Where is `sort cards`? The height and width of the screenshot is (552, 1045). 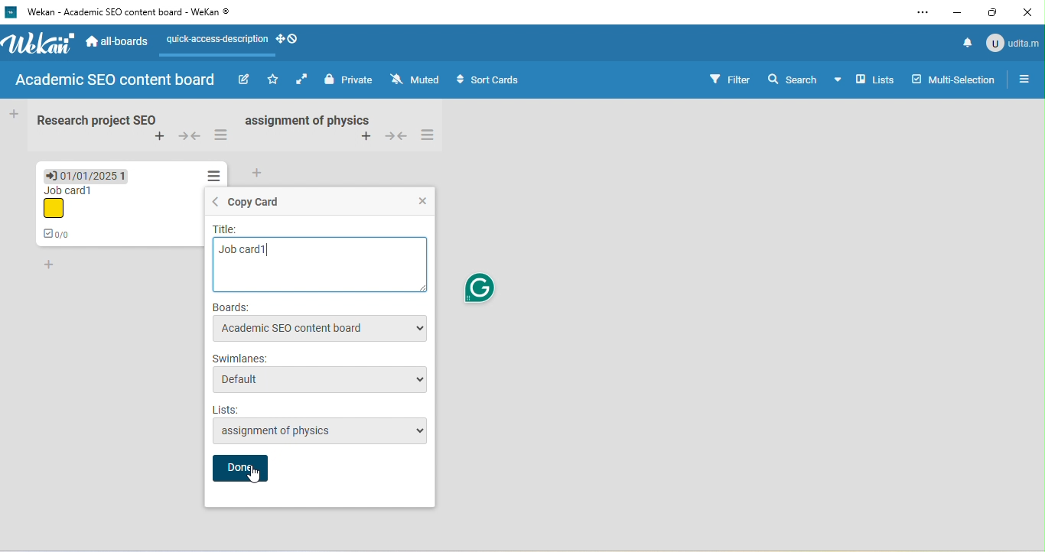 sort cards is located at coordinates (493, 82).